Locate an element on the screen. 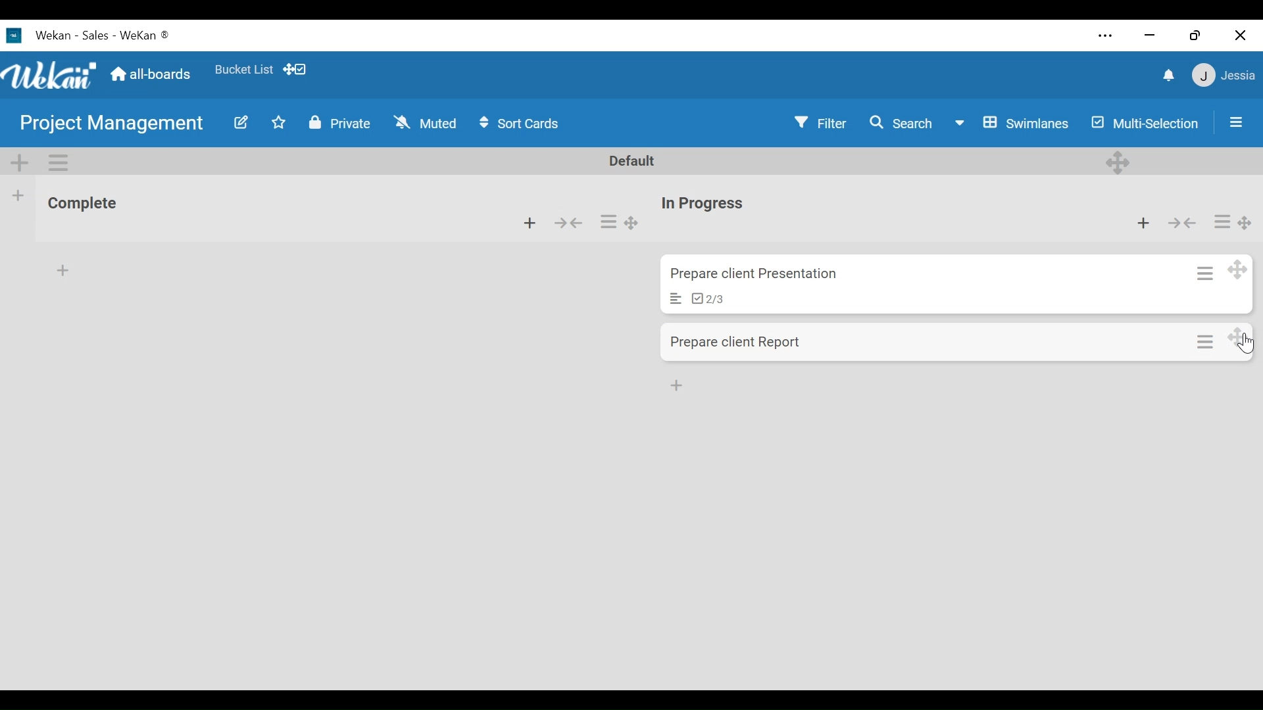 This screenshot has width=1263, height=710. Muted is located at coordinates (422, 122).